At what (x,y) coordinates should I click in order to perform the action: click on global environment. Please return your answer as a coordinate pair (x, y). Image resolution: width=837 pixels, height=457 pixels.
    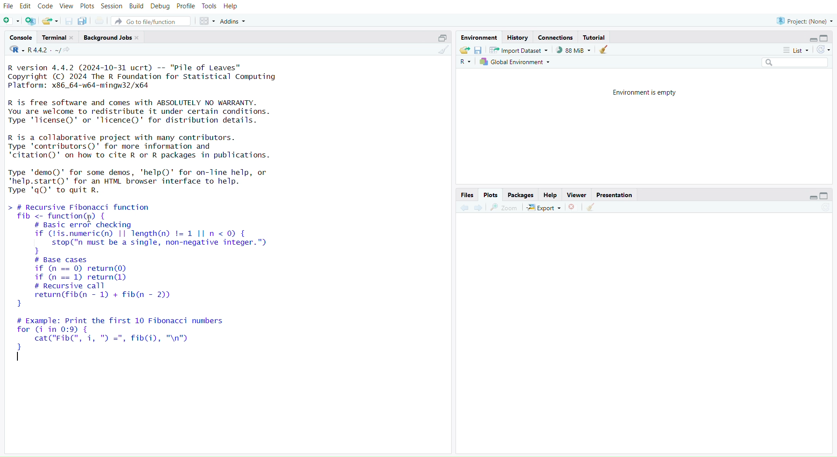
    Looking at the image, I should click on (516, 61).